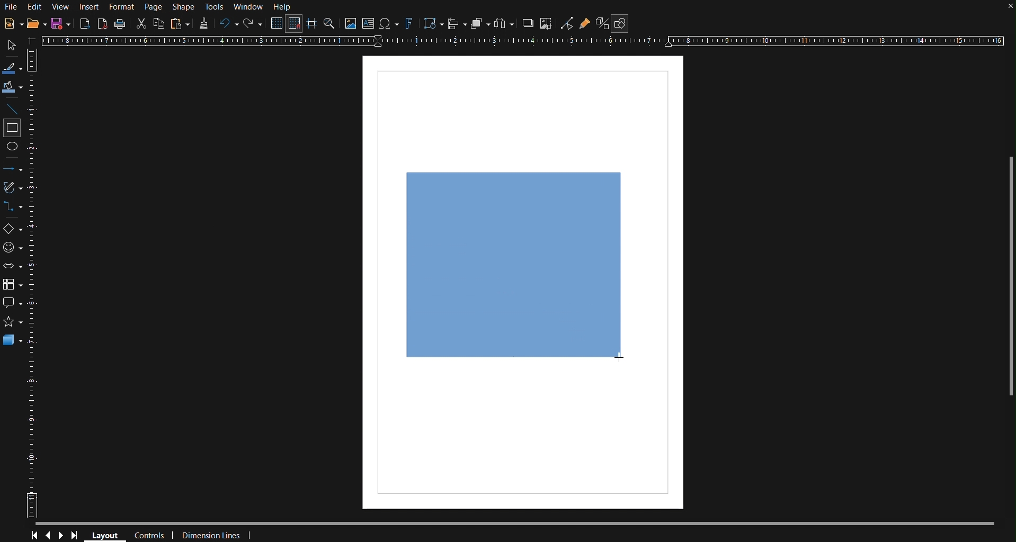 The width and height of the screenshot is (1016, 542). I want to click on View, so click(60, 7).